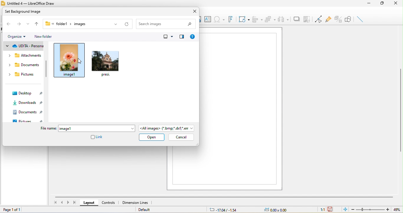  Describe the element at coordinates (21, 76) in the screenshot. I see `pictures` at that location.